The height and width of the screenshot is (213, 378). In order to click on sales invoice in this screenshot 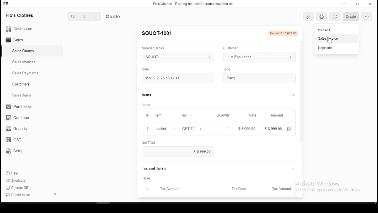, I will do `click(330, 40)`.